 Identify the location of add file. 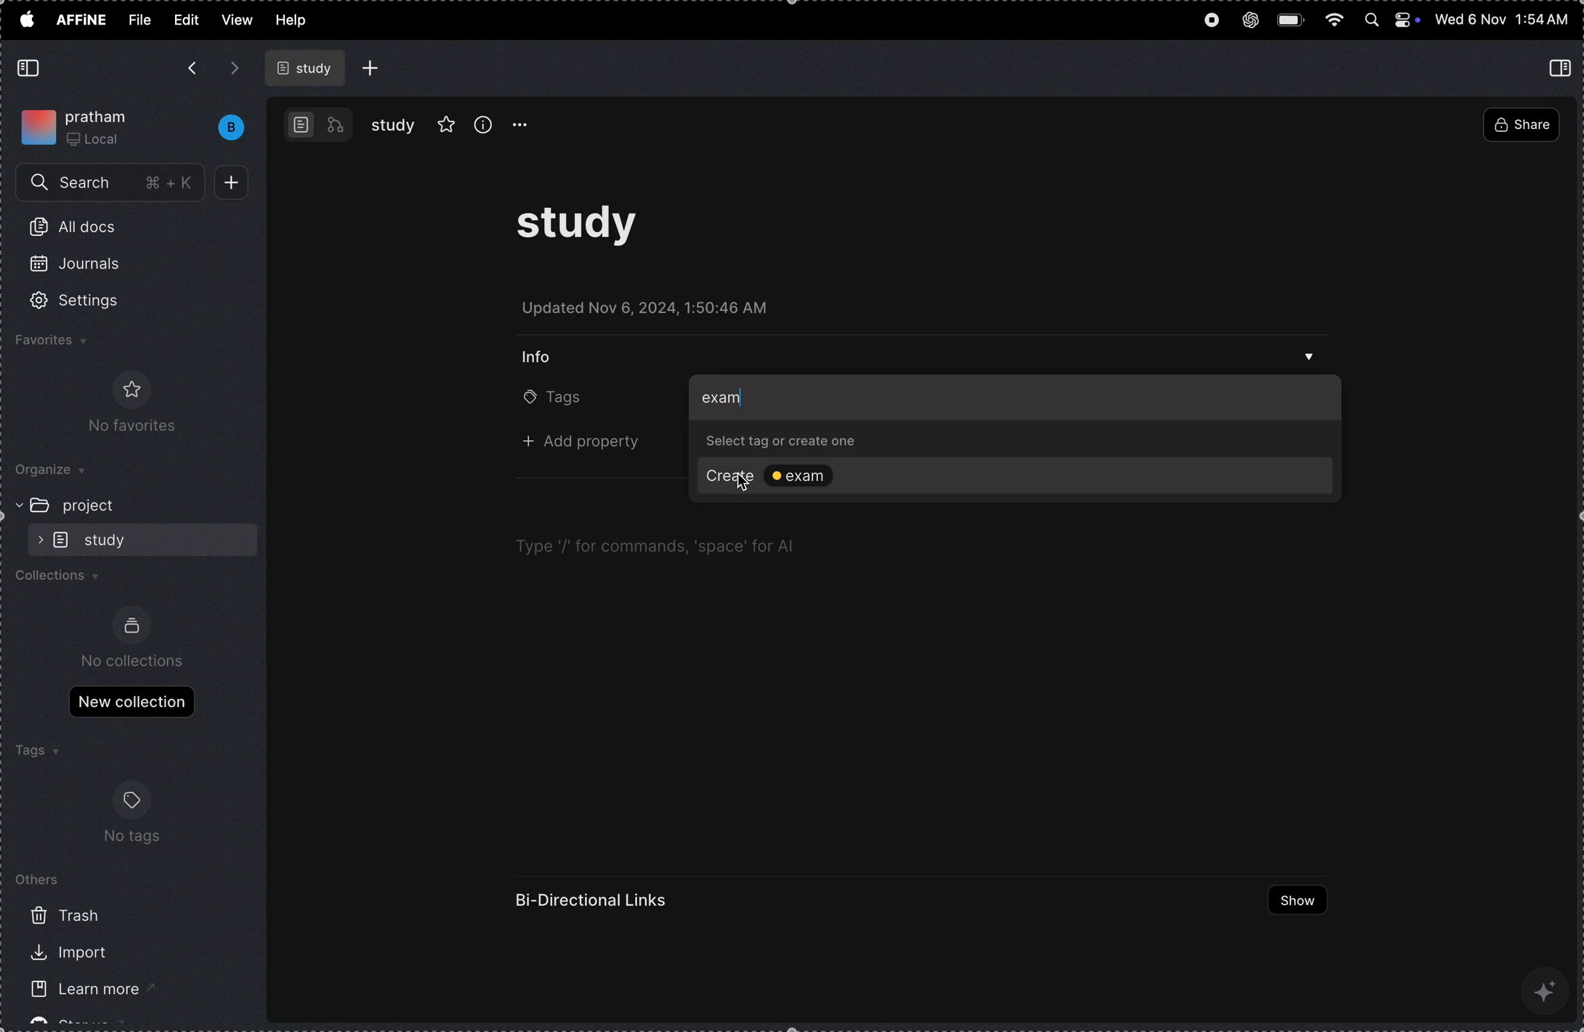
(371, 68).